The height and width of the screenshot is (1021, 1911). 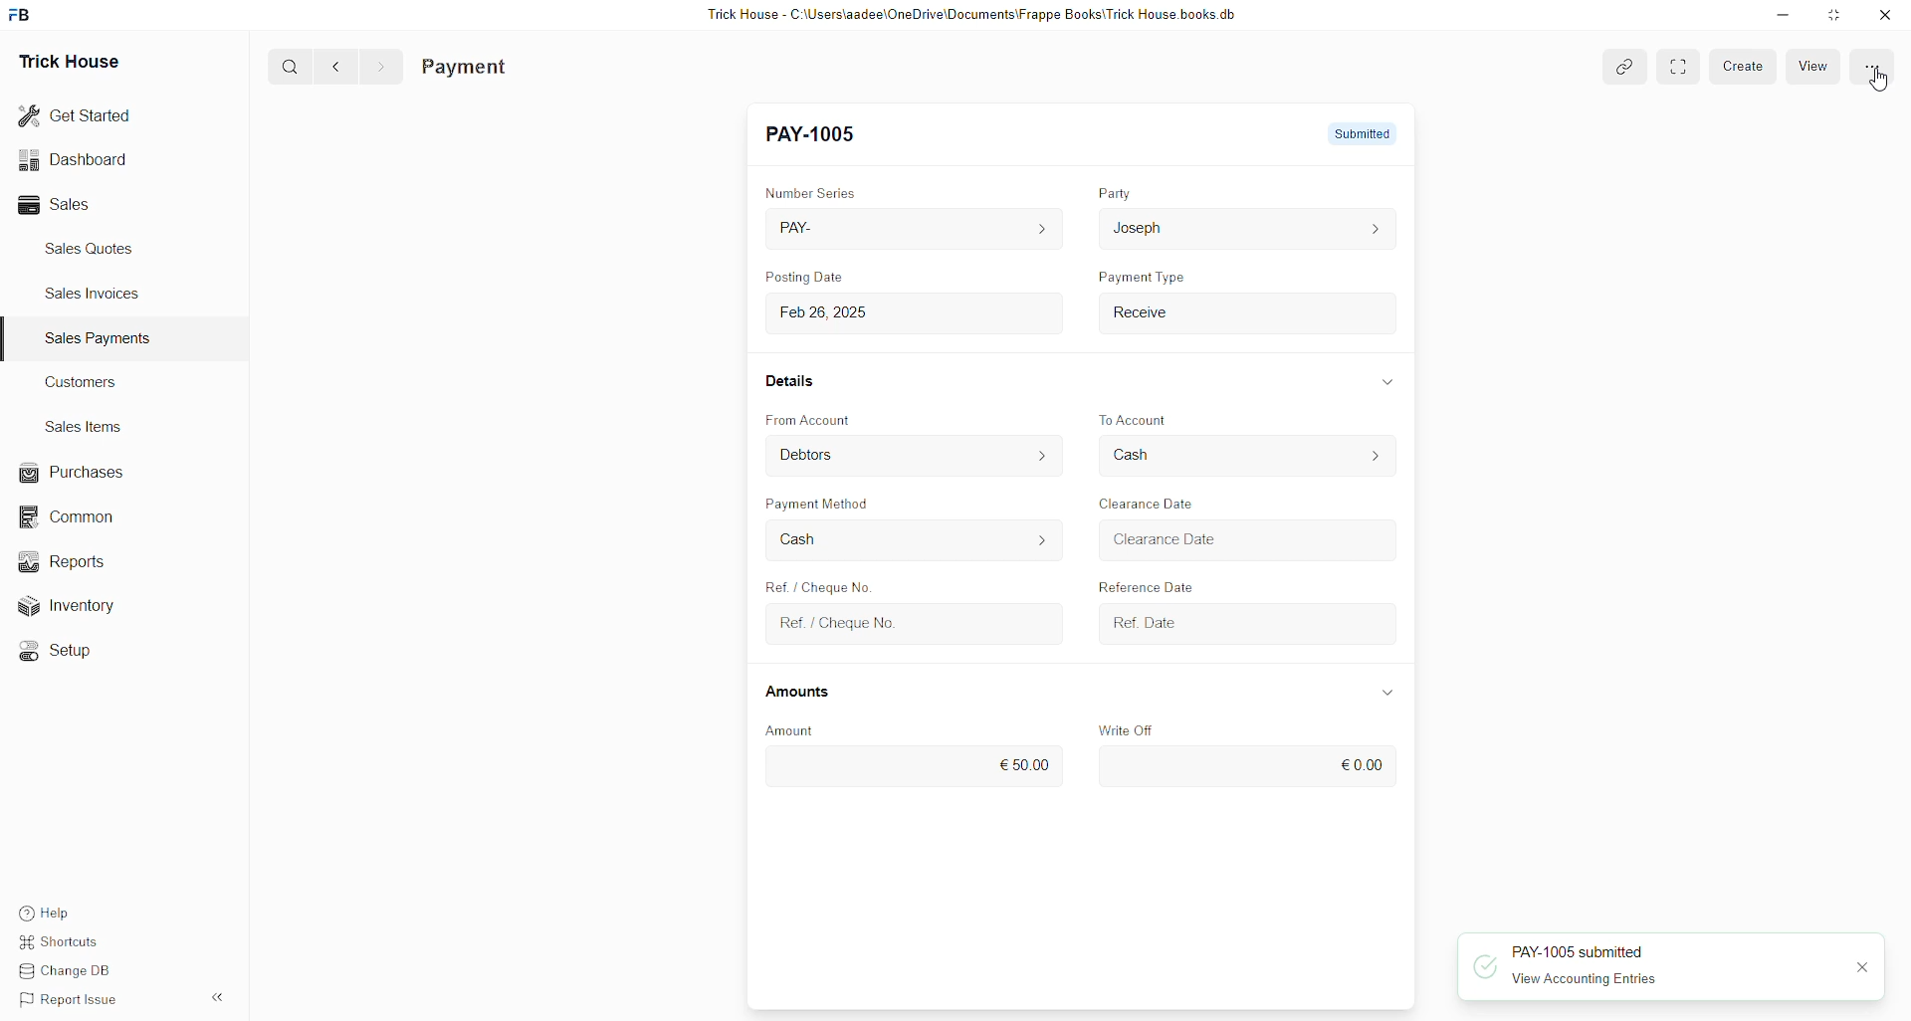 What do you see at coordinates (1119, 730) in the screenshot?
I see `Write Off` at bounding box center [1119, 730].